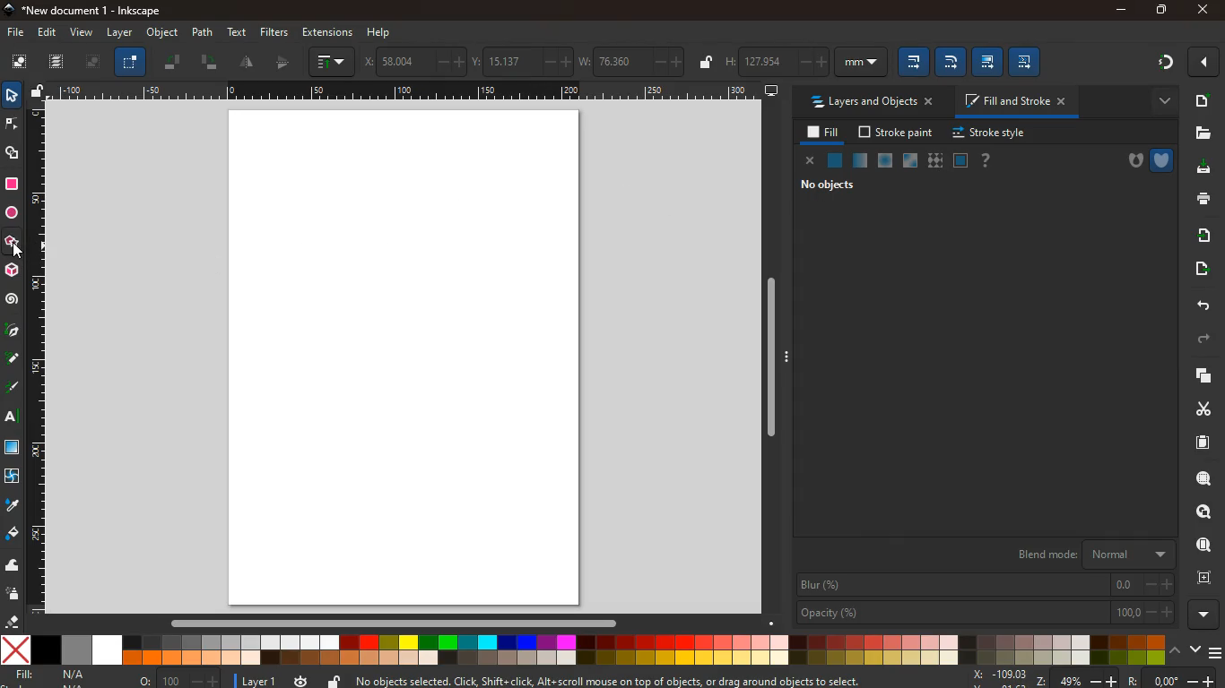 The width and height of the screenshot is (1225, 688). What do you see at coordinates (887, 161) in the screenshot?
I see `ice` at bounding box center [887, 161].